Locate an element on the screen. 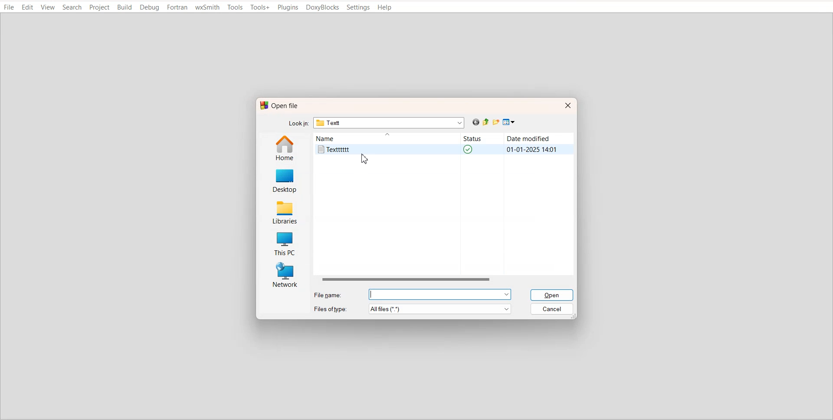 This screenshot has height=420, width=833. Close is located at coordinates (569, 106).